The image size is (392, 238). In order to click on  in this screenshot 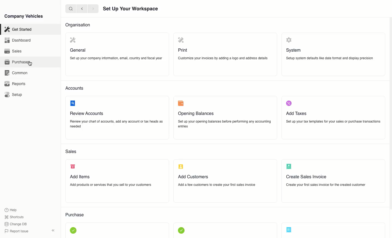, I will do `click(180, 103)`.